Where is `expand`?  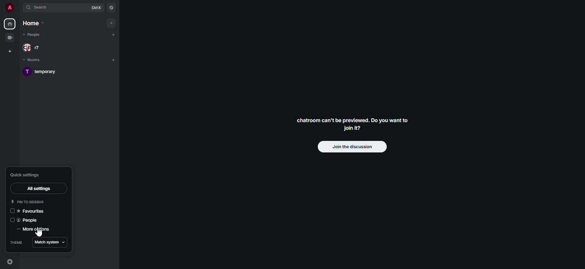
expand is located at coordinates (19, 7).